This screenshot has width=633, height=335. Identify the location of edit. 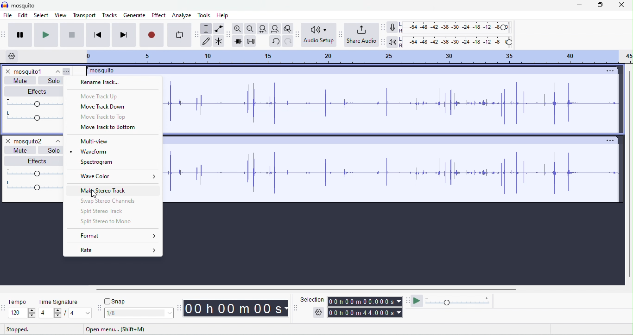
(23, 16).